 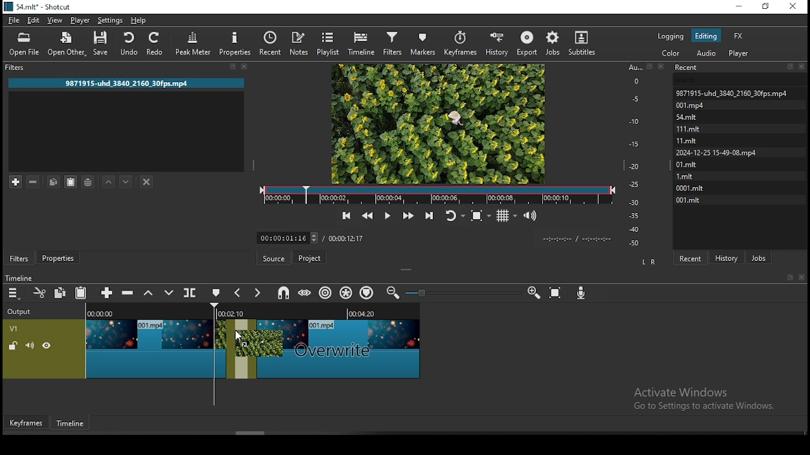 What do you see at coordinates (109, 181) in the screenshot?
I see `move filter up` at bounding box center [109, 181].